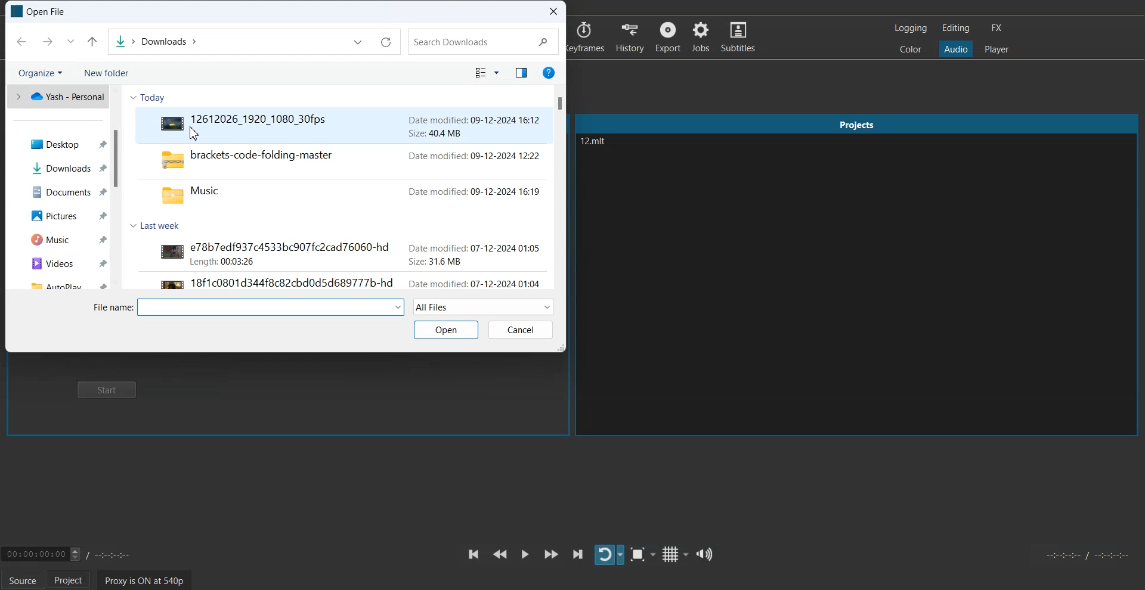 The image size is (1145, 590). I want to click on All Files, so click(484, 306).